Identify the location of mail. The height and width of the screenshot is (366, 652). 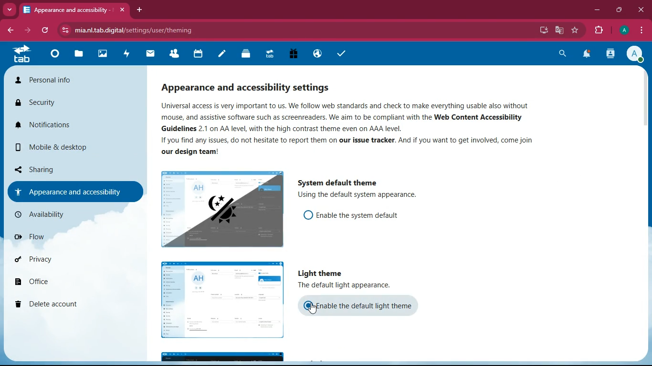
(149, 55).